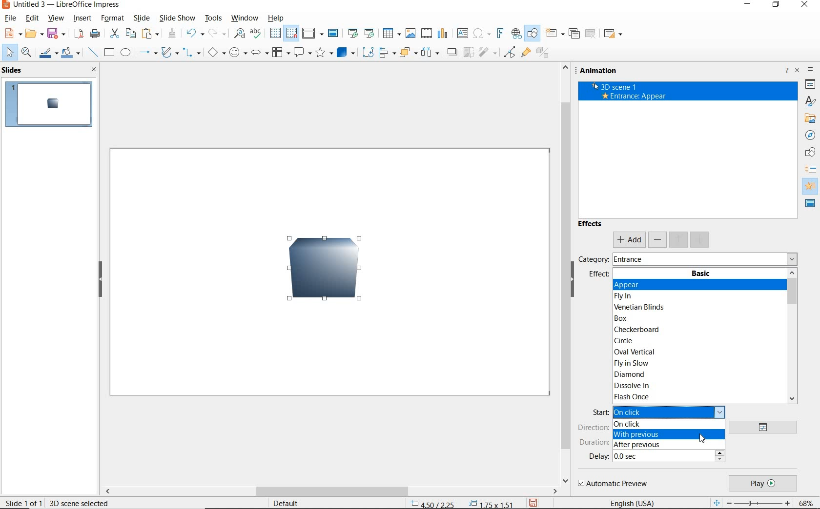 This screenshot has width=820, height=509. I want to click on clone formatting, so click(173, 34).